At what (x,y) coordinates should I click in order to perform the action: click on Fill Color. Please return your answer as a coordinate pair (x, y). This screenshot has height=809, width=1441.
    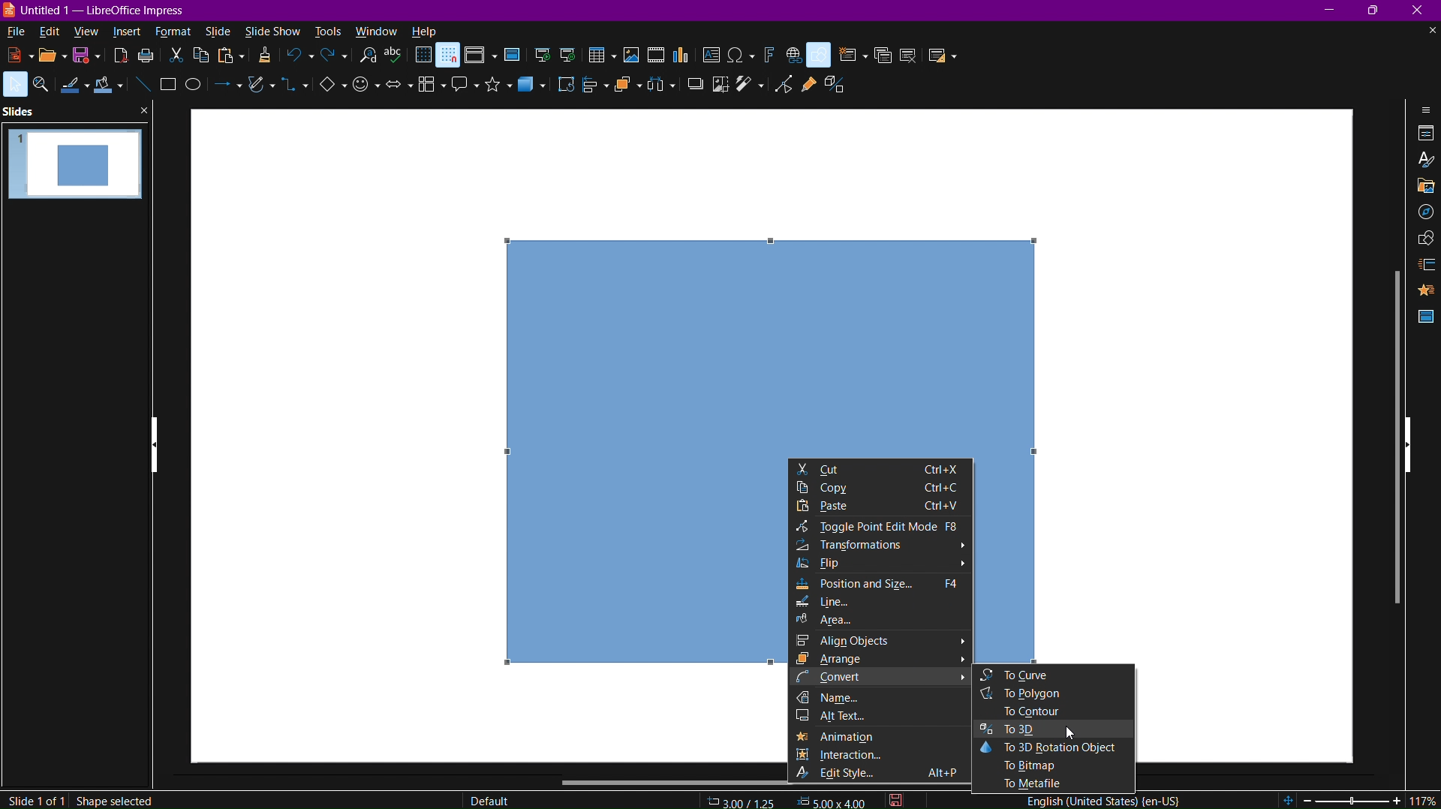
    Looking at the image, I should click on (111, 87).